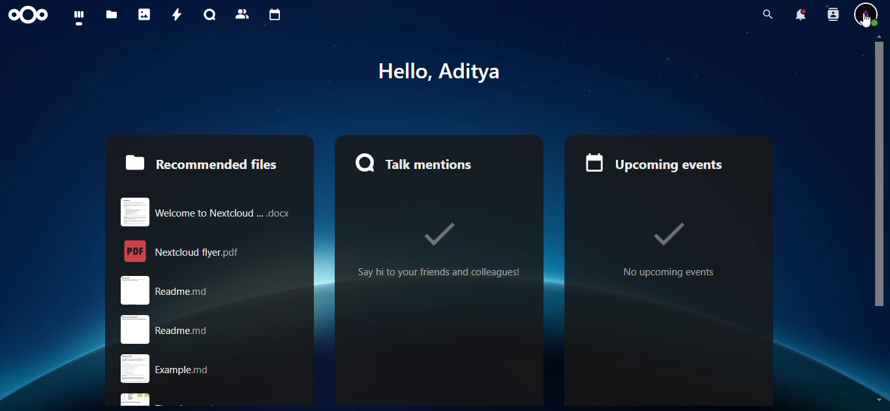 This screenshot has height=411, width=890. What do you see at coordinates (200, 162) in the screenshot?
I see `recommended files` at bounding box center [200, 162].